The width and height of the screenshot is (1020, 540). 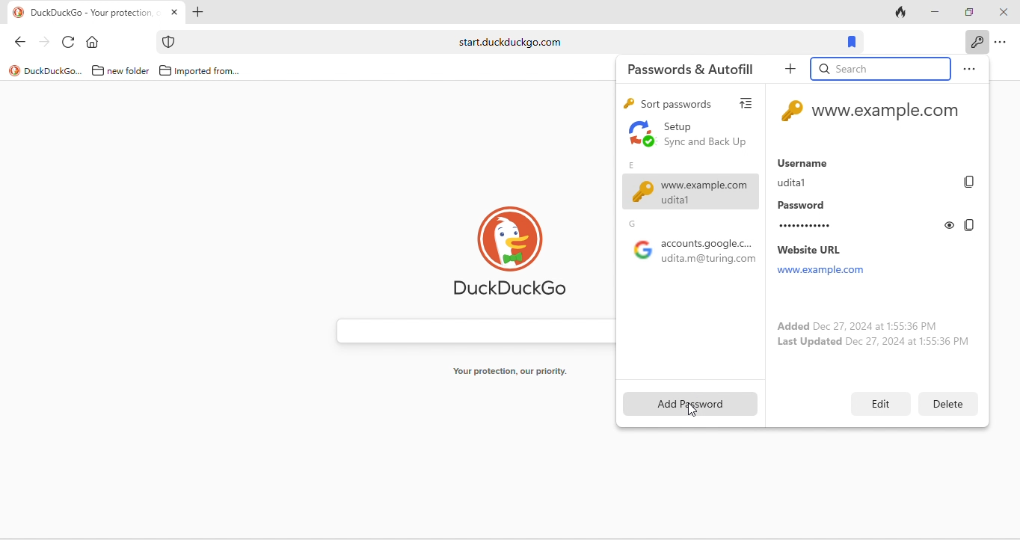 I want to click on maximize, so click(x=966, y=10).